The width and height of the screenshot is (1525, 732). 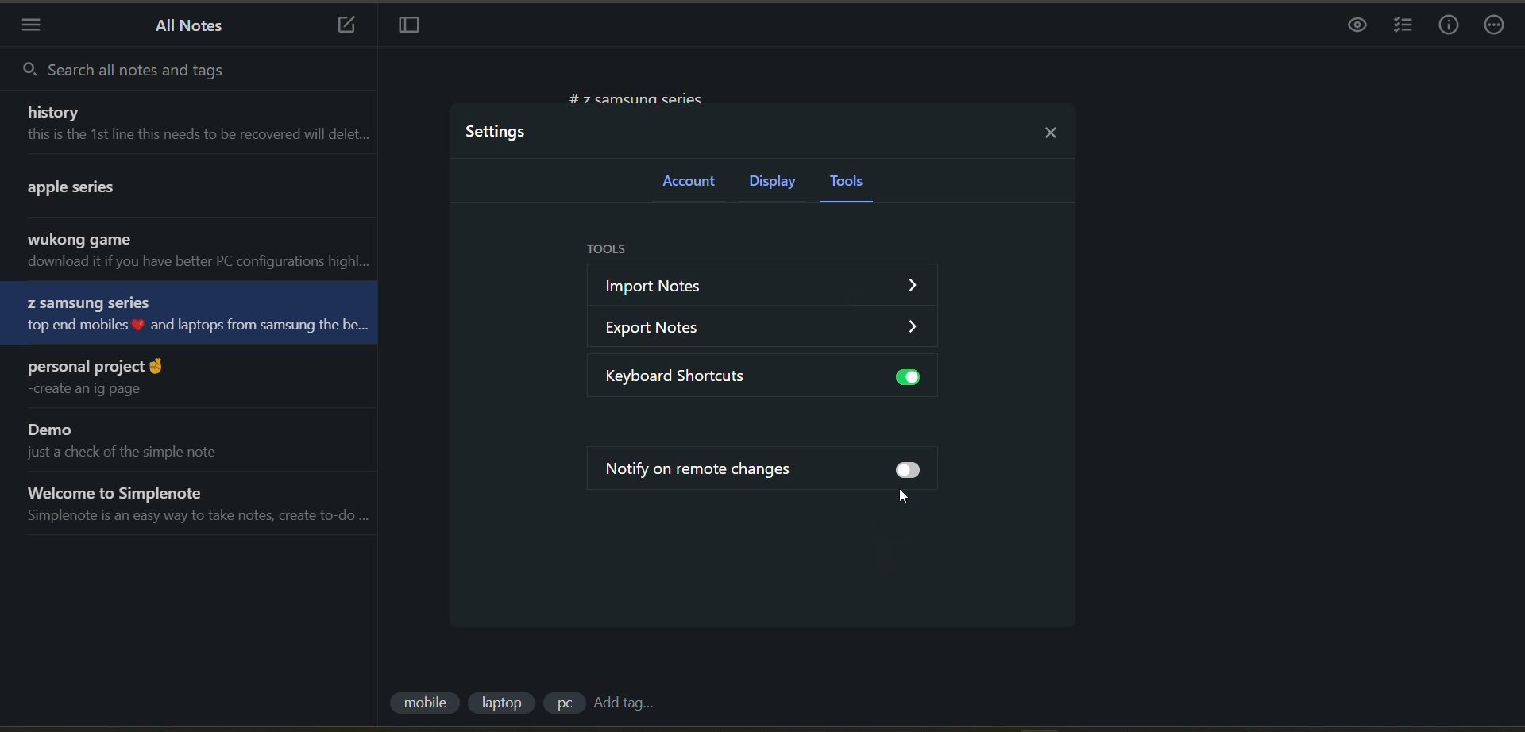 What do you see at coordinates (34, 25) in the screenshot?
I see `menu` at bounding box center [34, 25].